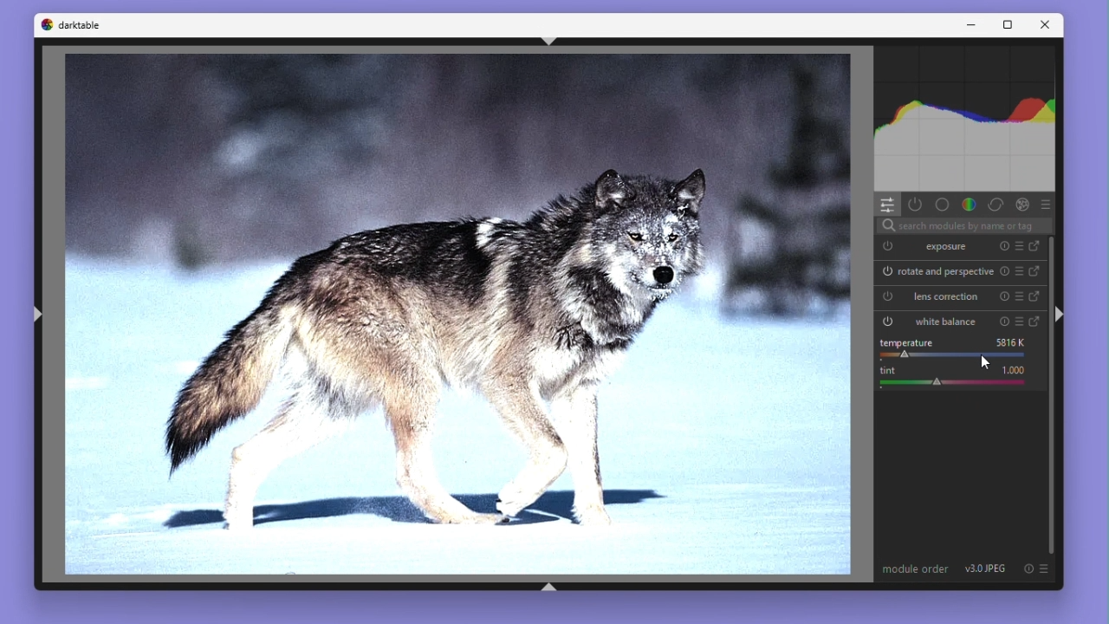 The image size is (1109, 624). Describe the element at coordinates (37, 317) in the screenshot. I see `Ctrl + shift +l` at that location.